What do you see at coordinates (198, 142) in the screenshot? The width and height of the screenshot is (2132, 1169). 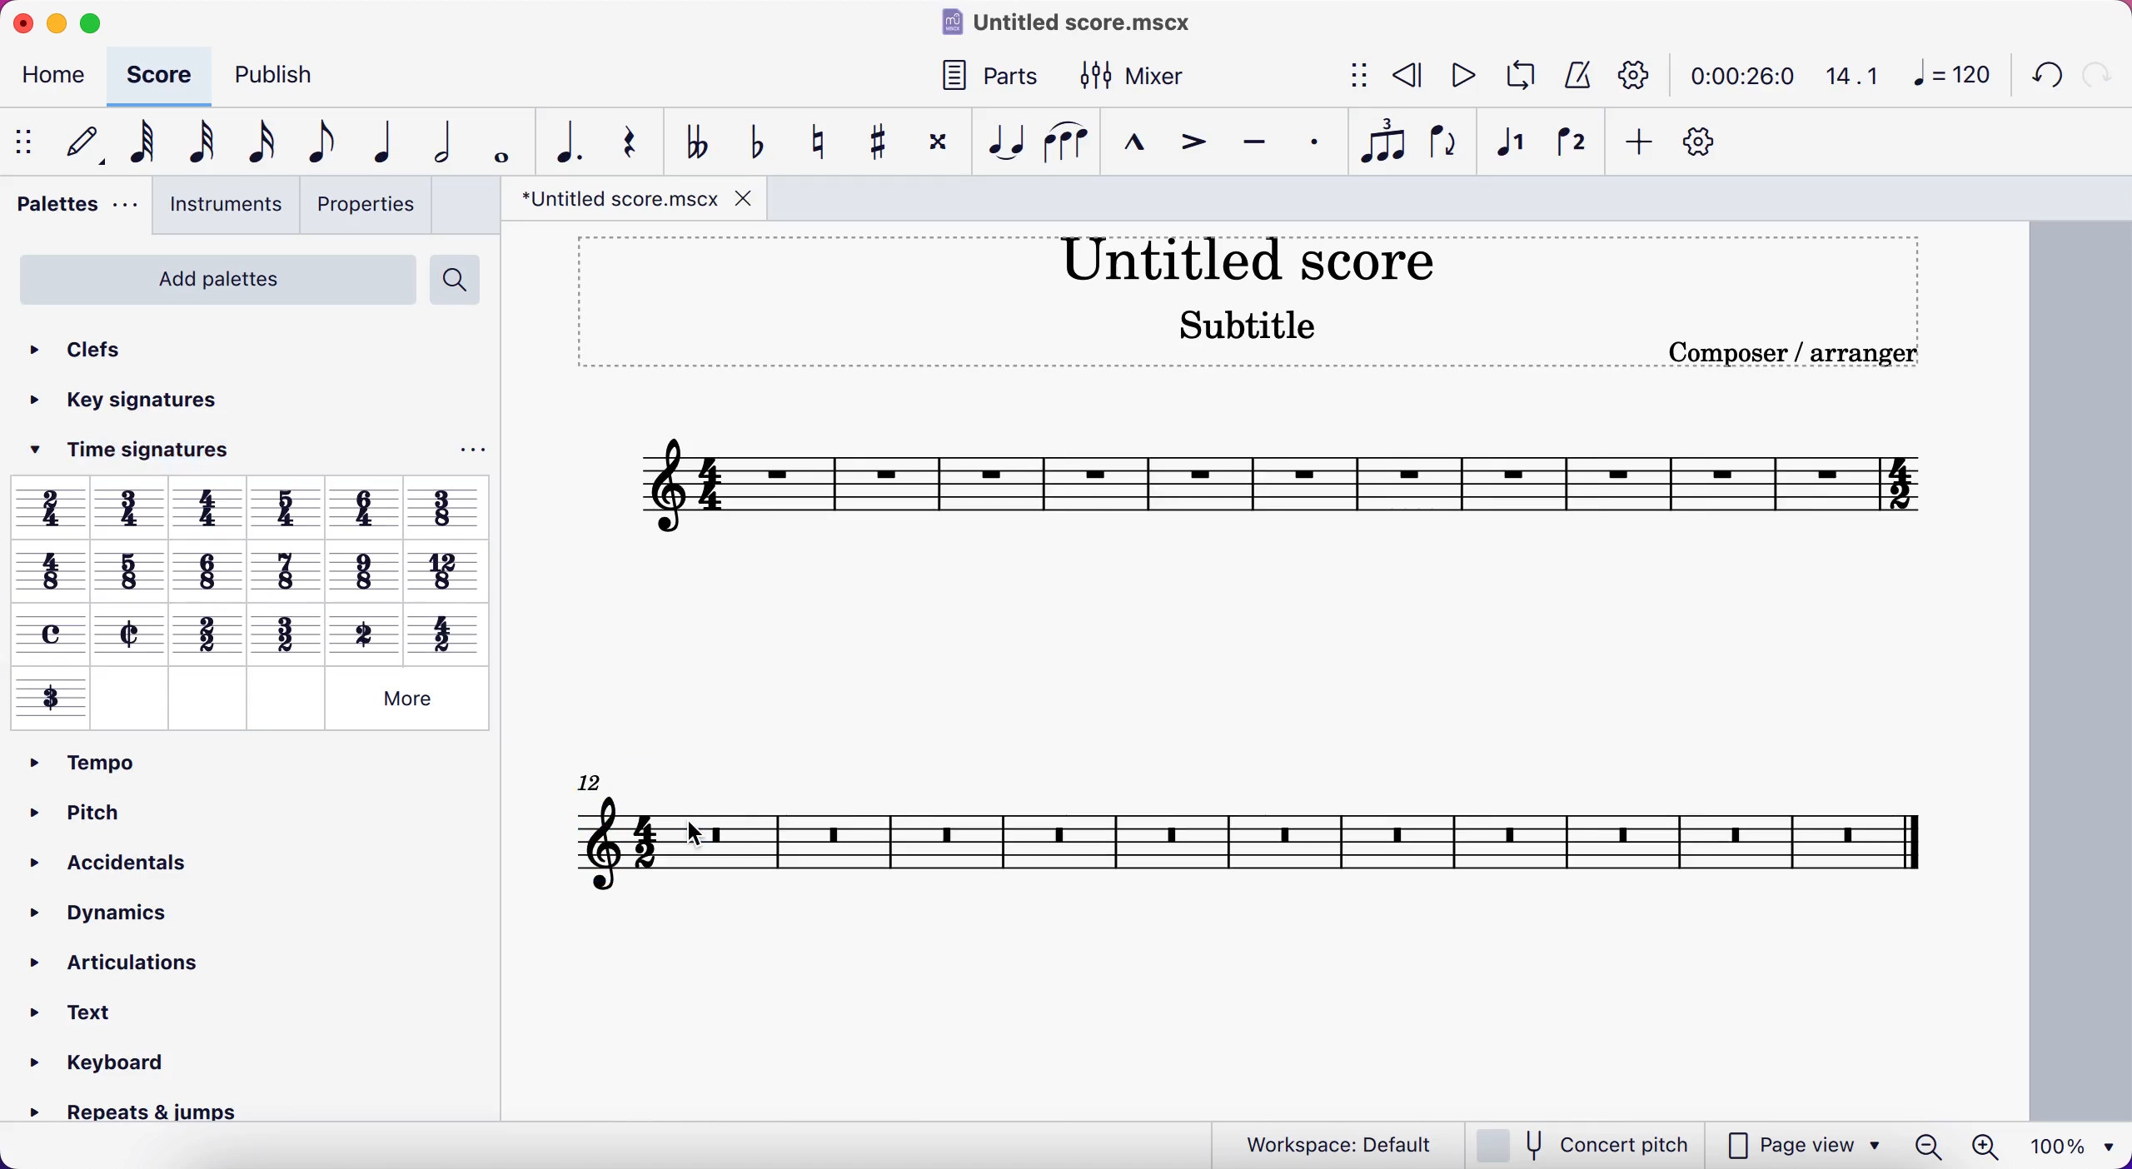 I see `32nd note` at bounding box center [198, 142].